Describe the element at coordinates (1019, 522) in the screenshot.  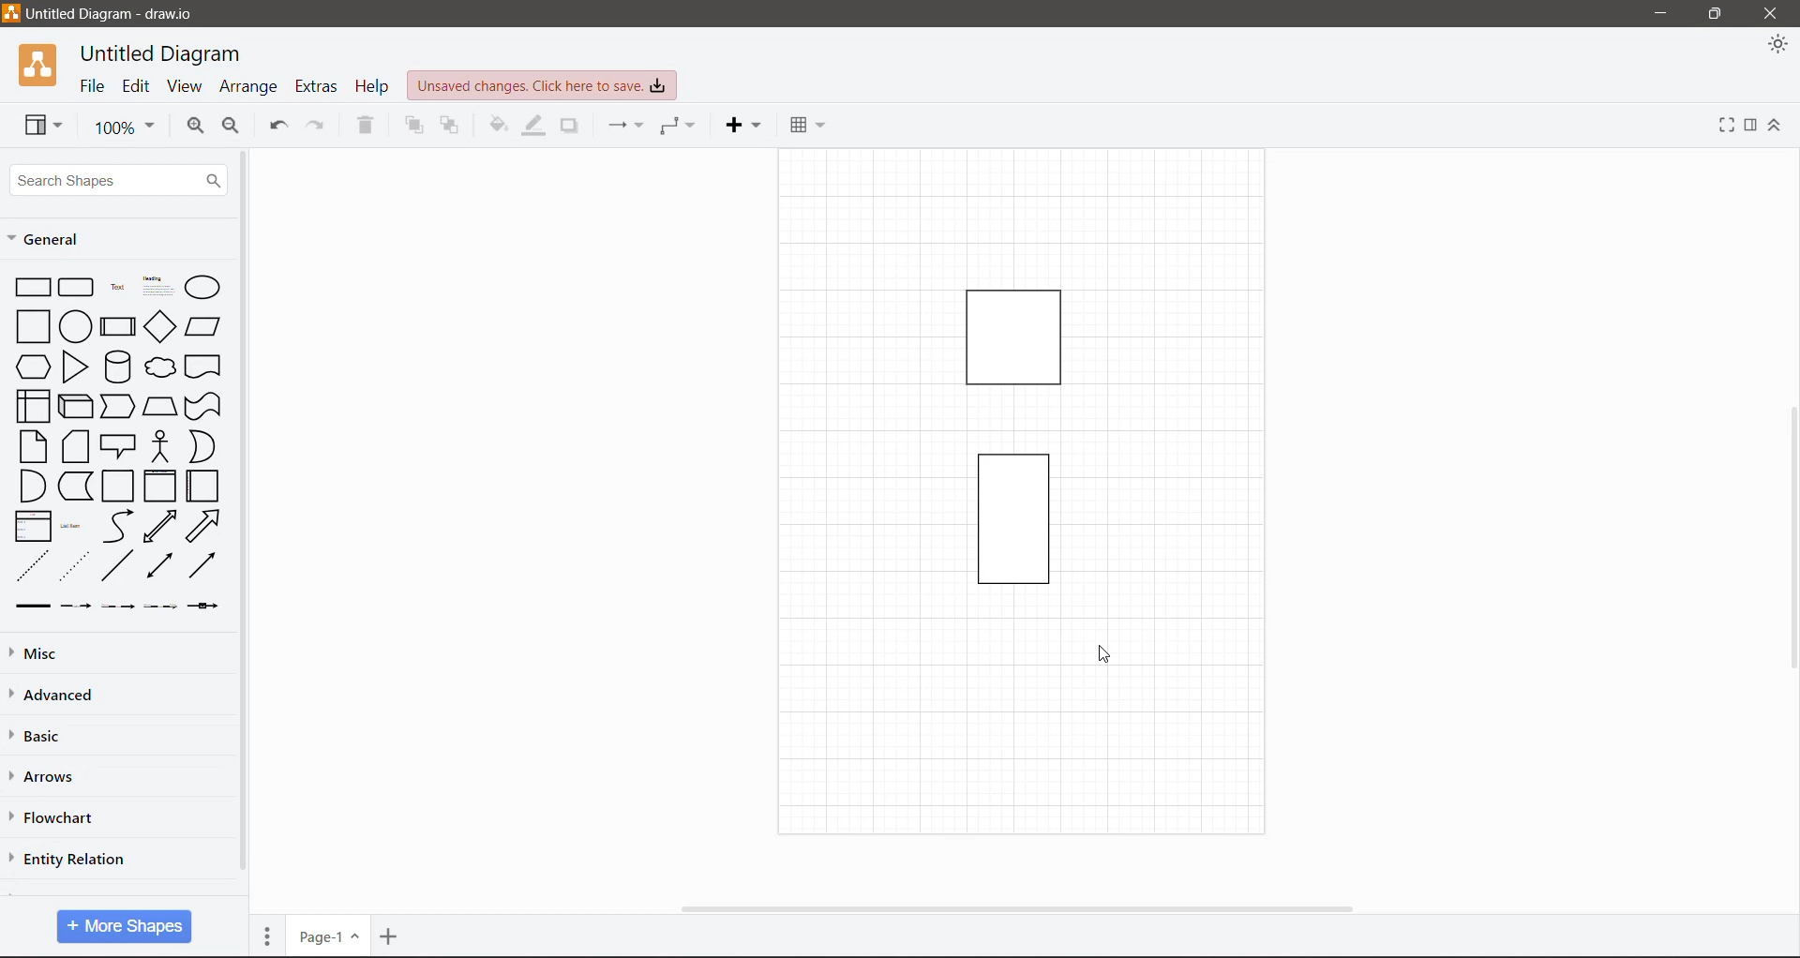
I see `Current Page with drawing on the Canvas` at that location.